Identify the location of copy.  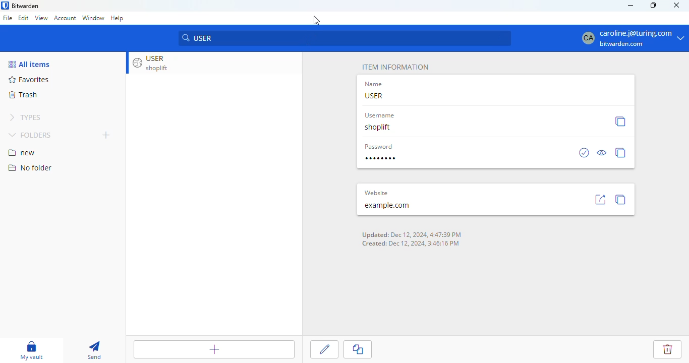
(620, 153).